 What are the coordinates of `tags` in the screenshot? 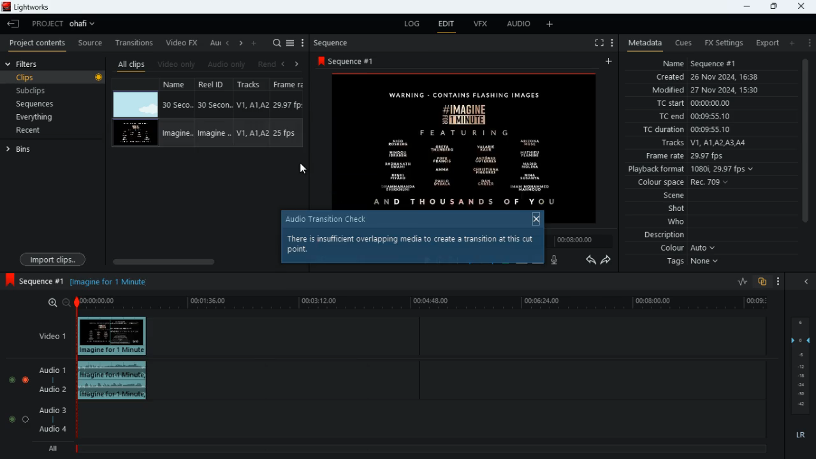 It's located at (696, 262).